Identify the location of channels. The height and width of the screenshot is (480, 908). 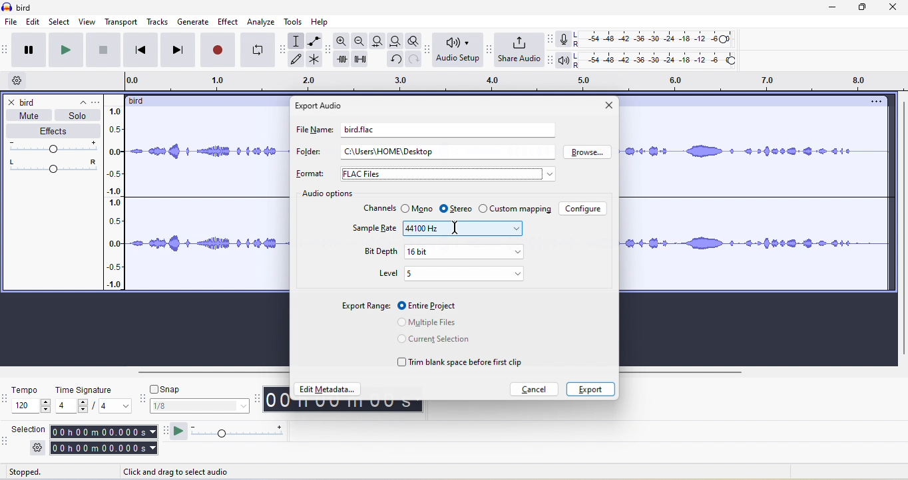
(380, 207).